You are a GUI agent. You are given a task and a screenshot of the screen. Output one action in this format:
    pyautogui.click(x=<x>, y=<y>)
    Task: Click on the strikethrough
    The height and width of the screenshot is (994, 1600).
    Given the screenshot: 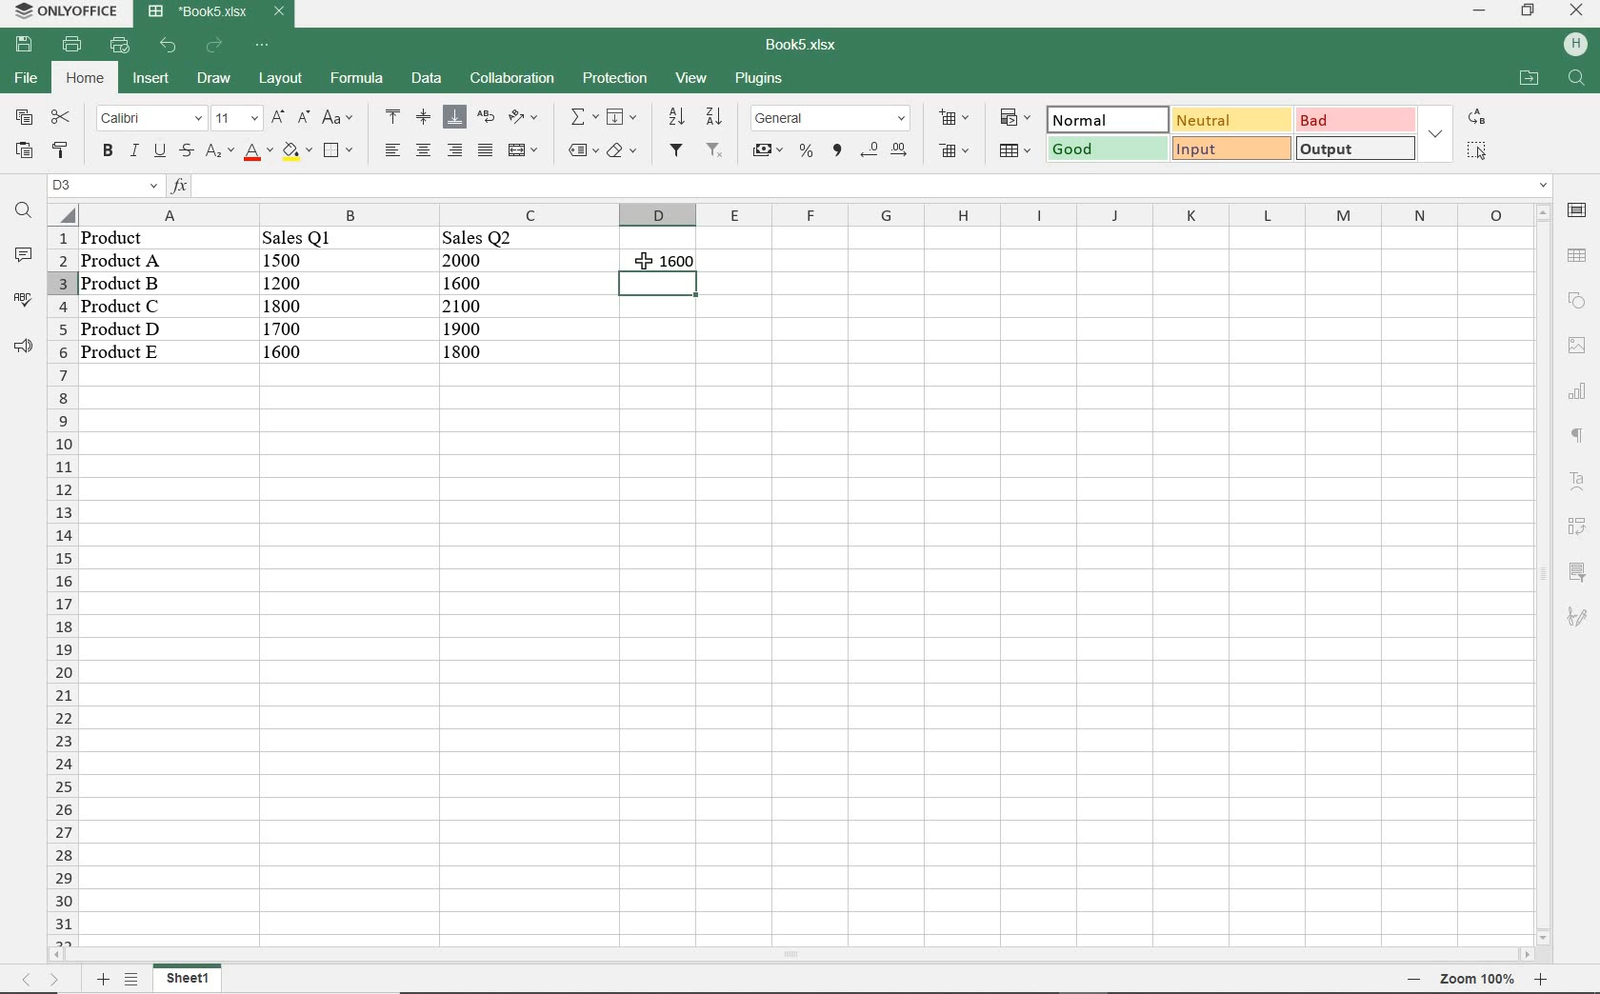 What is the action you would take?
    pyautogui.click(x=185, y=150)
    